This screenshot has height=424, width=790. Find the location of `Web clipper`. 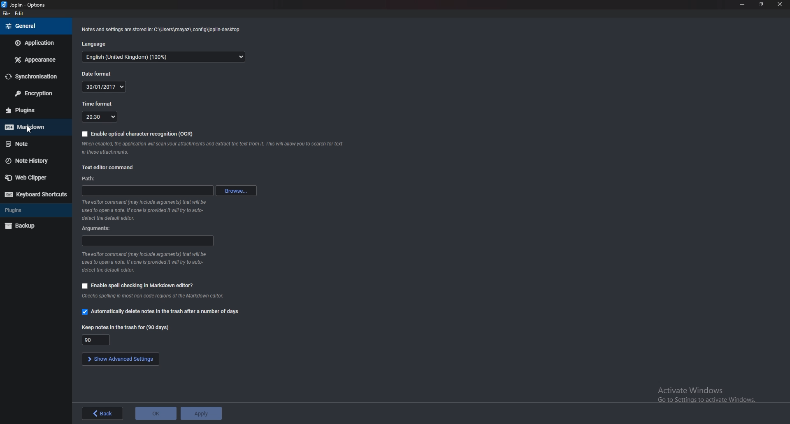

Web clipper is located at coordinates (33, 177).